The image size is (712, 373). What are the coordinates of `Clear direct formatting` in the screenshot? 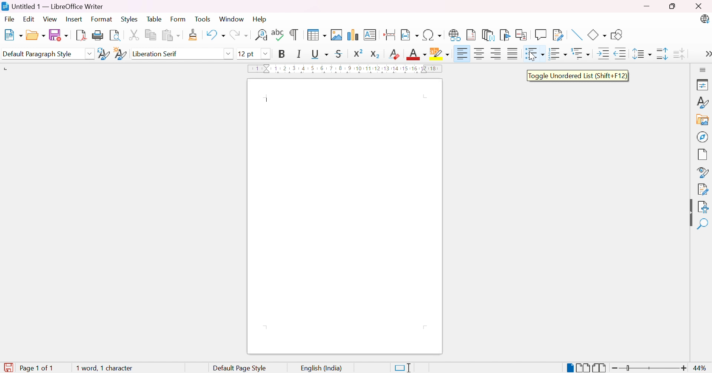 It's located at (394, 56).